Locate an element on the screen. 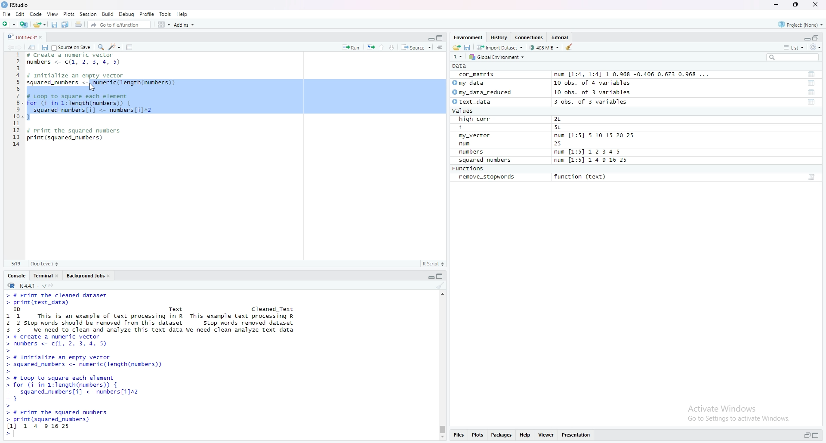 This screenshot has width=826, height=443. New File is located at coordinates (8, 23).